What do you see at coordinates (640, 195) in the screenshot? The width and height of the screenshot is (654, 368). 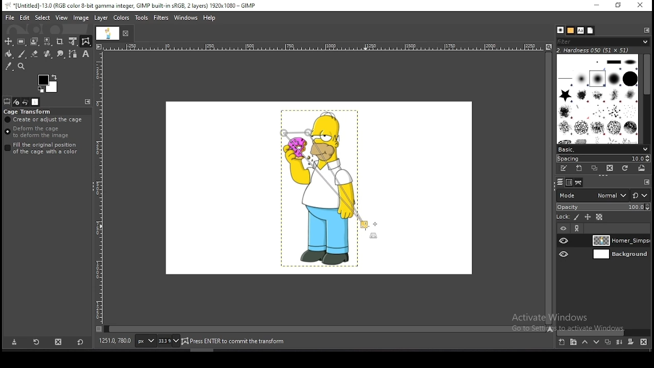 I see `rest` at bounding box center [640, 195].